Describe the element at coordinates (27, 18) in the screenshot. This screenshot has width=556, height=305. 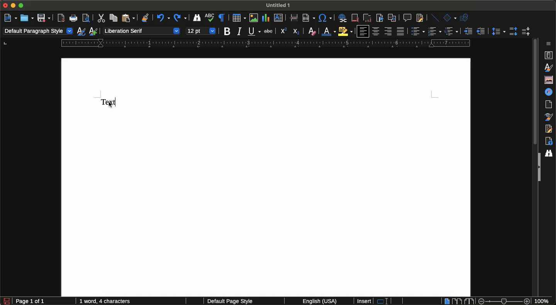
I see `Open` at that location.